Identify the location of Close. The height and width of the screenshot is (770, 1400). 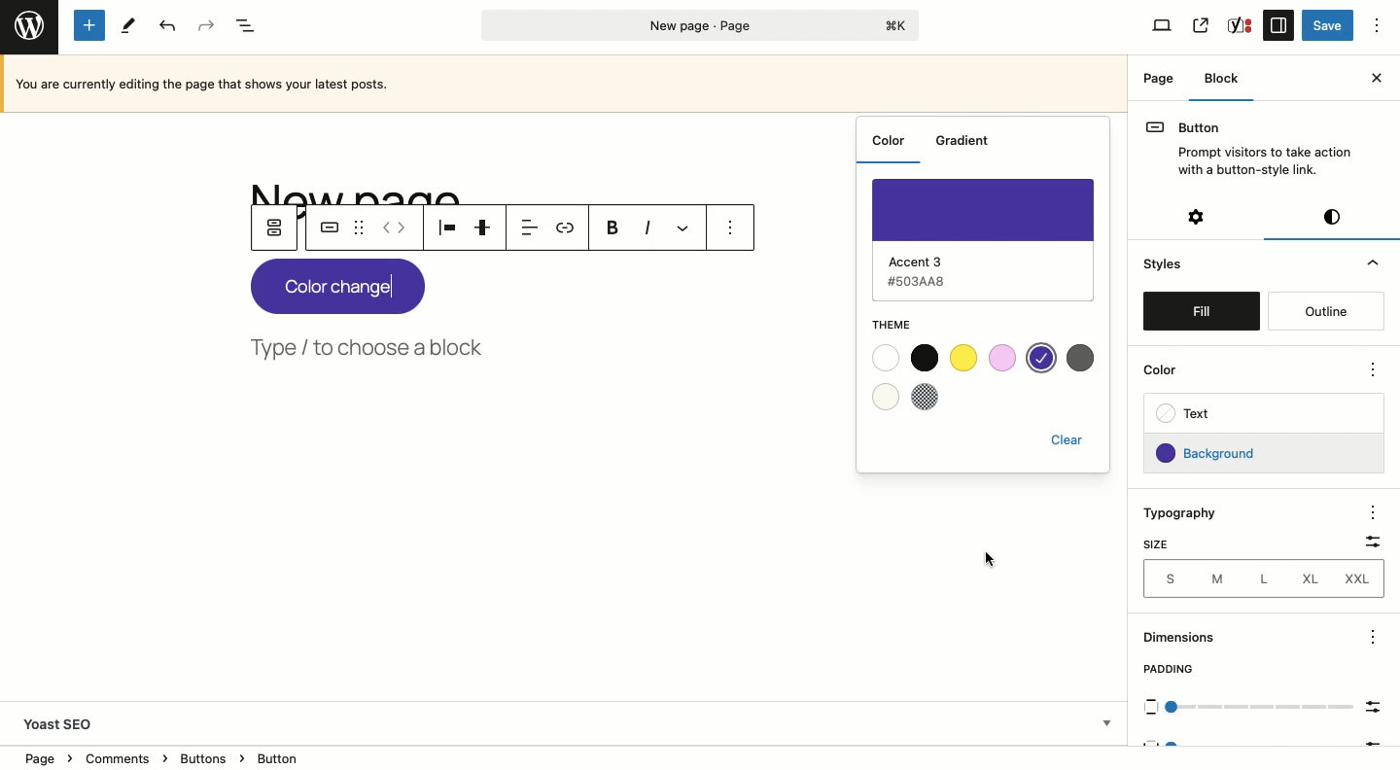
(1375, 78).